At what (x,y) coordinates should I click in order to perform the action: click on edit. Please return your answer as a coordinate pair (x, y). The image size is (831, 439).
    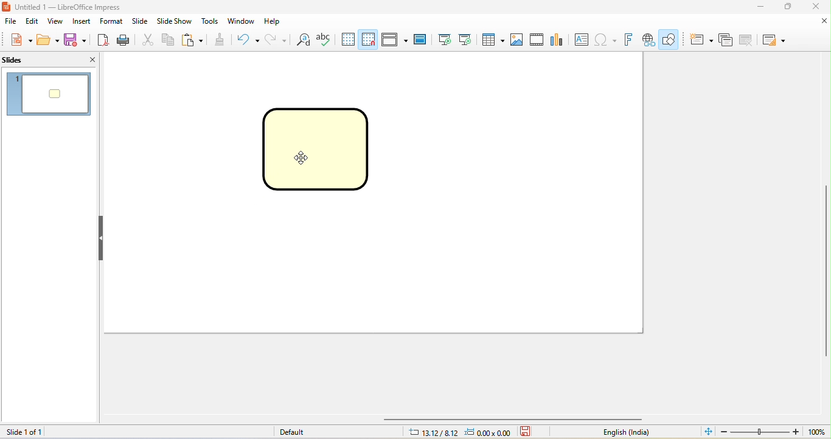
    Looking at the image, I should click on (33, 21).